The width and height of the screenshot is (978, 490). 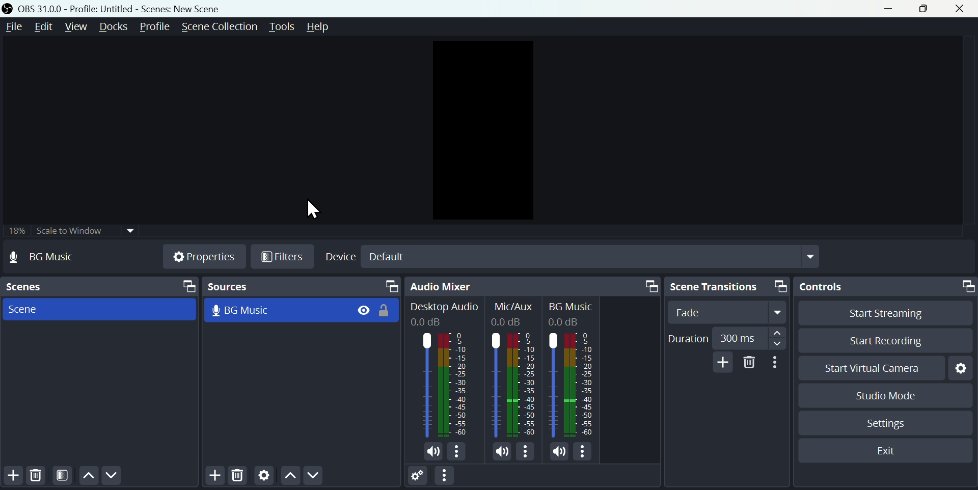 I want to click on Unlock, so click(x=387, y=312).